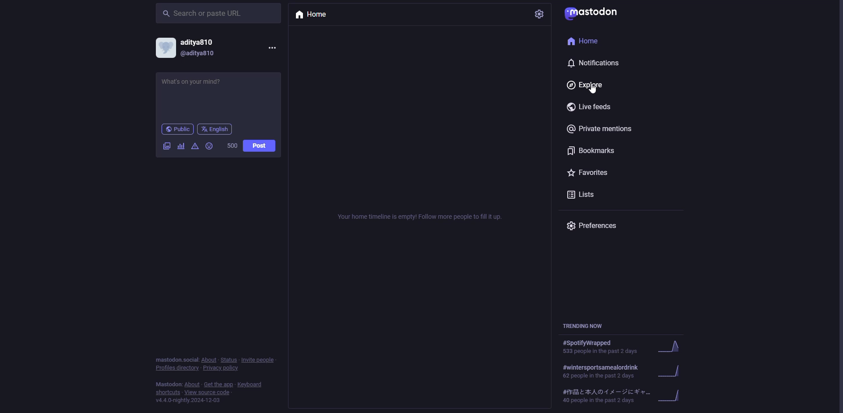 The height and width of the screenshot is (413, 843). Describe the element at coordinates (201, 89) in the screenshot. I see `write` at that location.